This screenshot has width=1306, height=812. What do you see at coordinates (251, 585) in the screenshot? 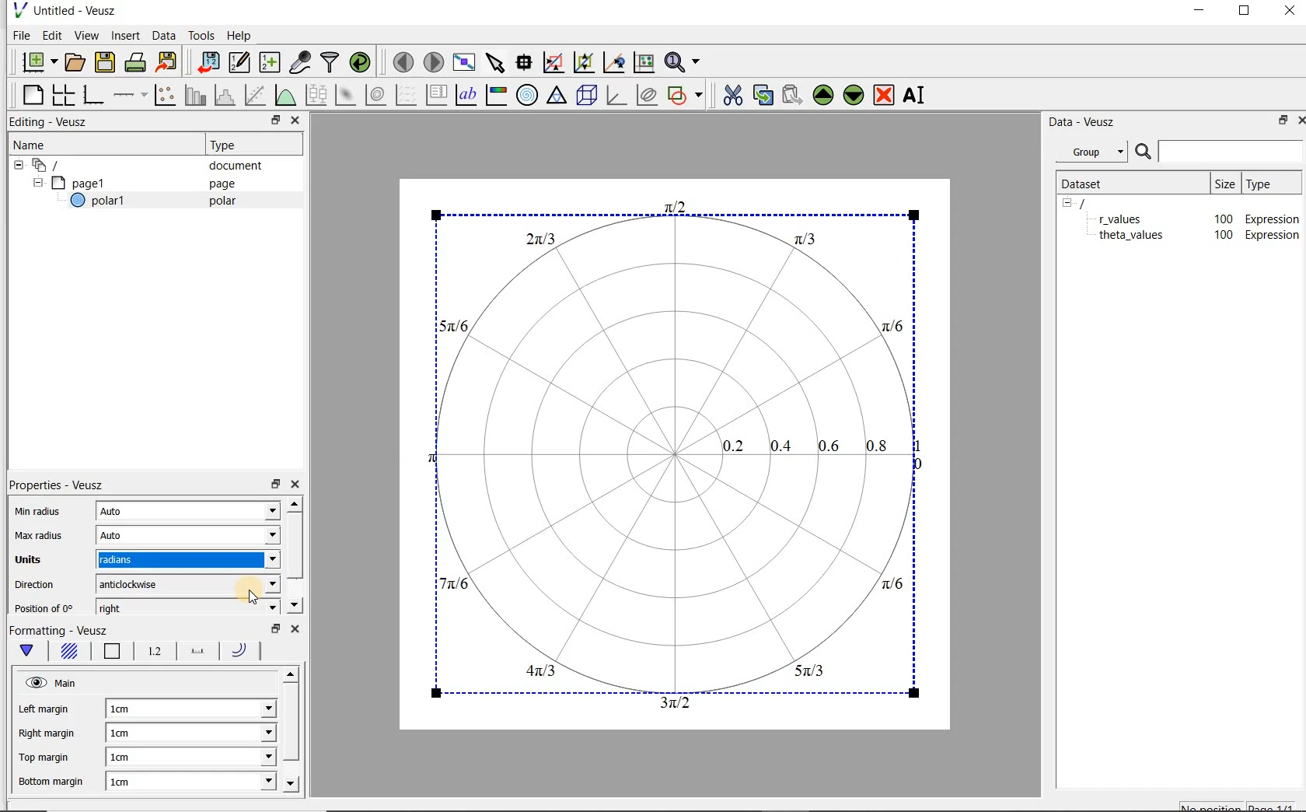
I see `direction dropdown` at bounding box center [251, 585].